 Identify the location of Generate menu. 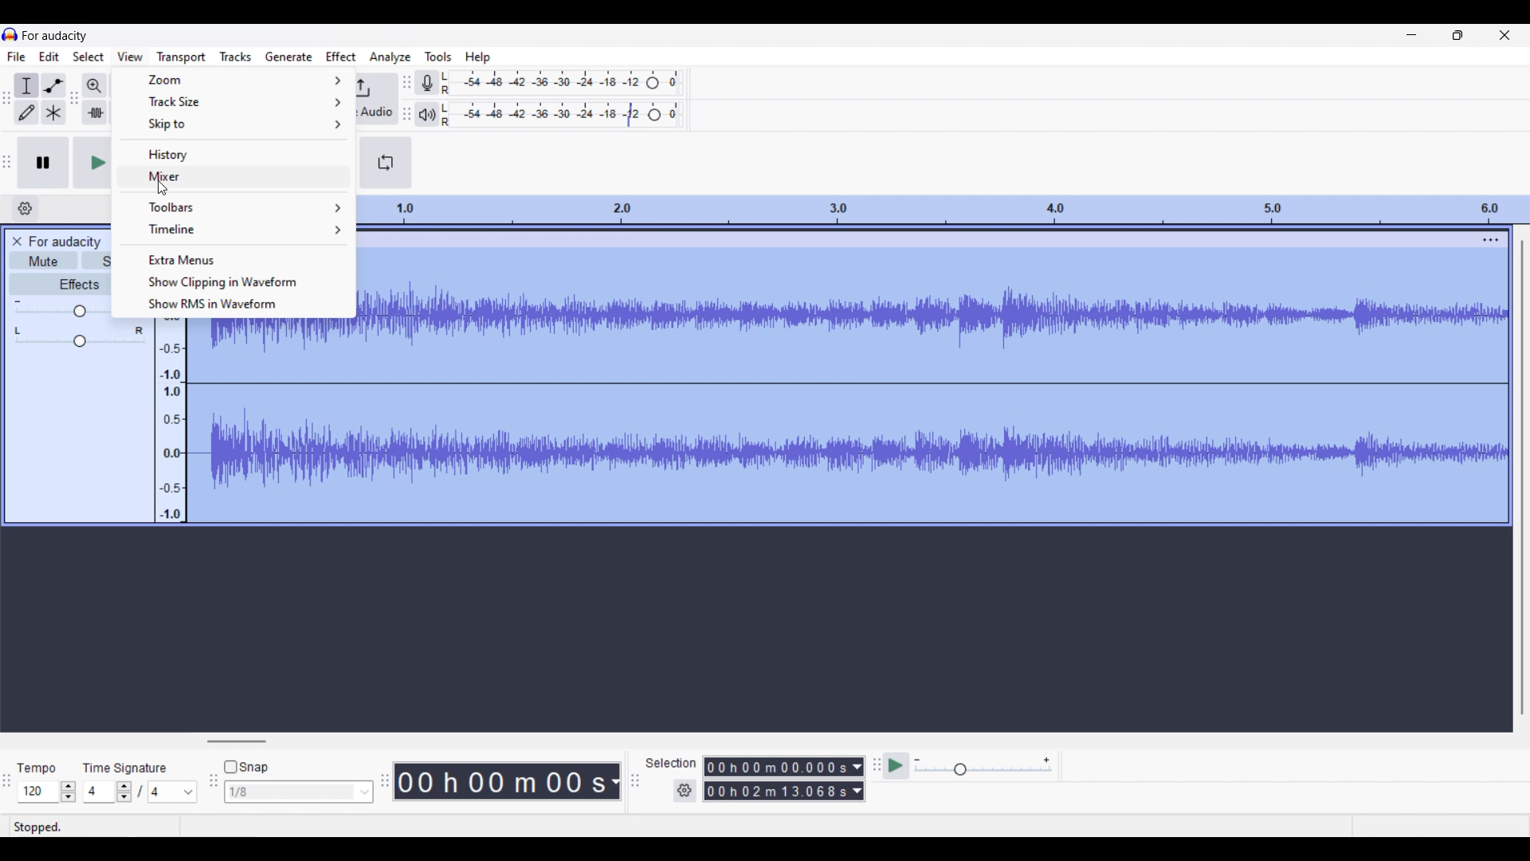
(289, 57).